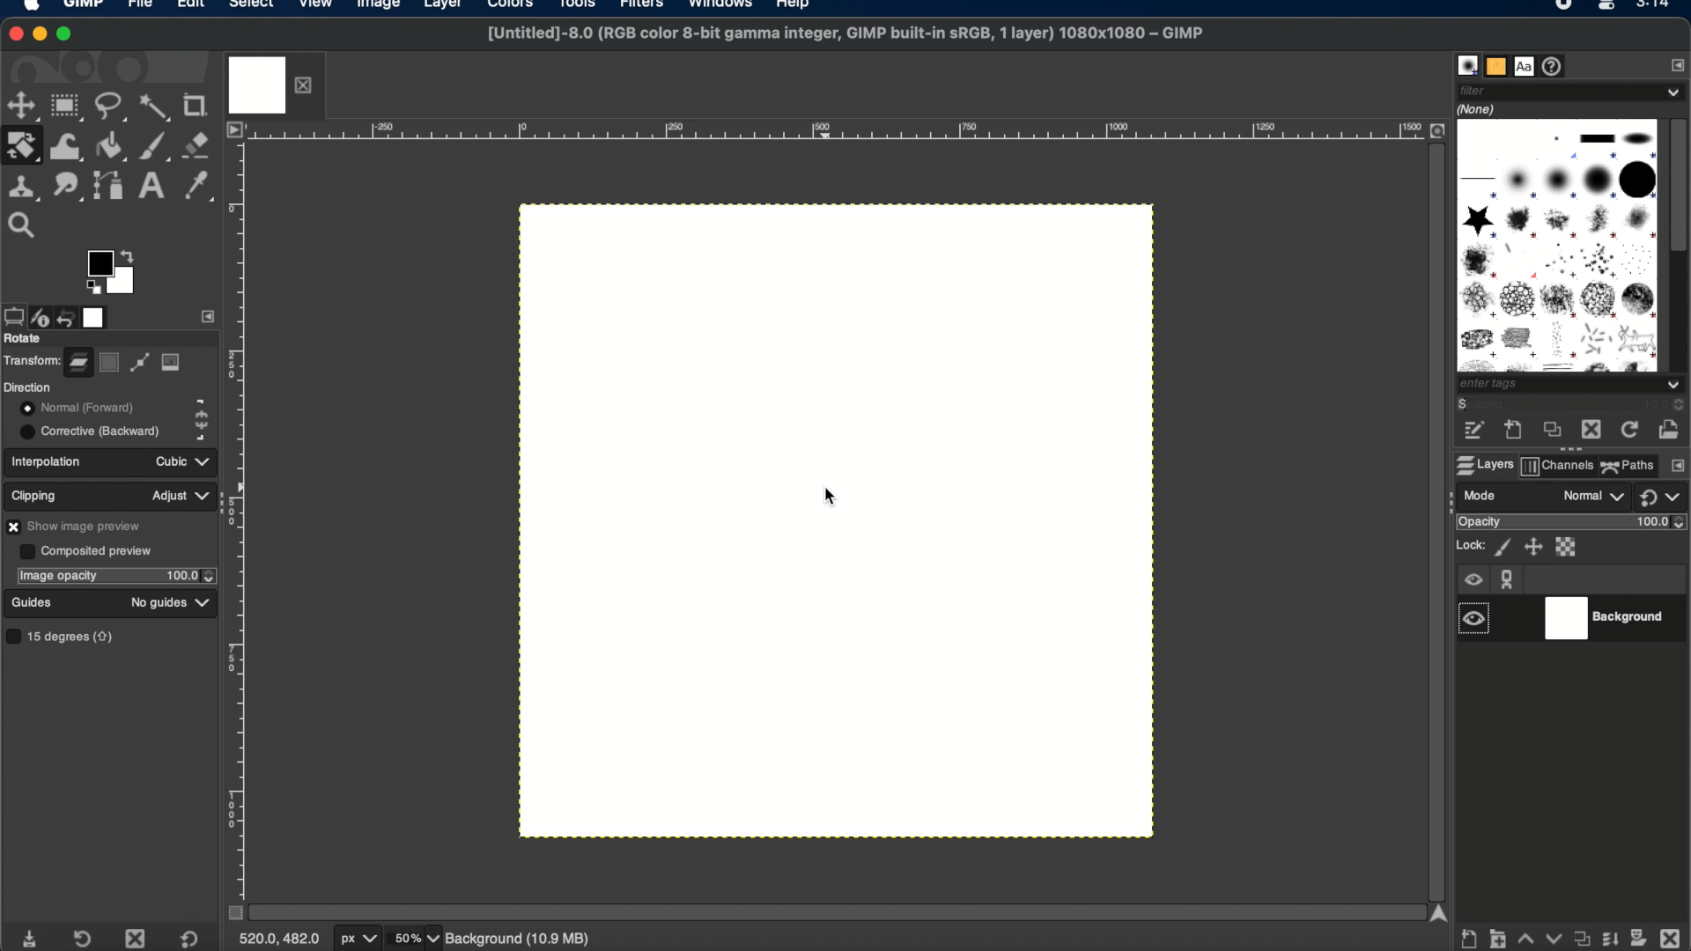 The image size is (1691, 951). What do you see at coordinates (196, 939) in the screenshot?
I see `restore to default value` at bounding box center [196, 939].